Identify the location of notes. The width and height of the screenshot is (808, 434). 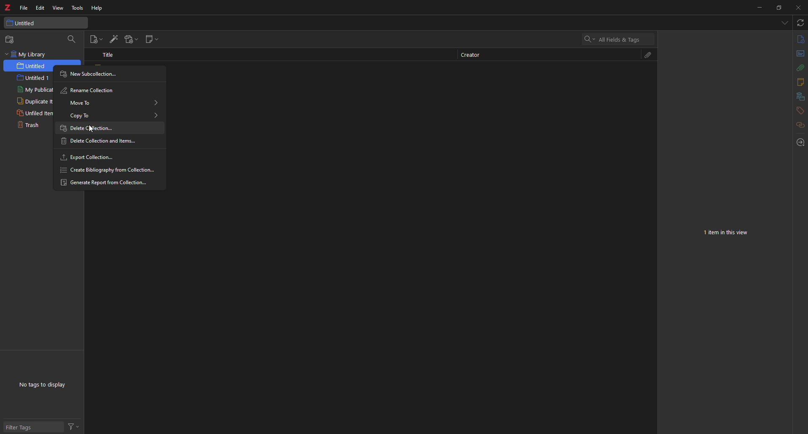
(797, 82).